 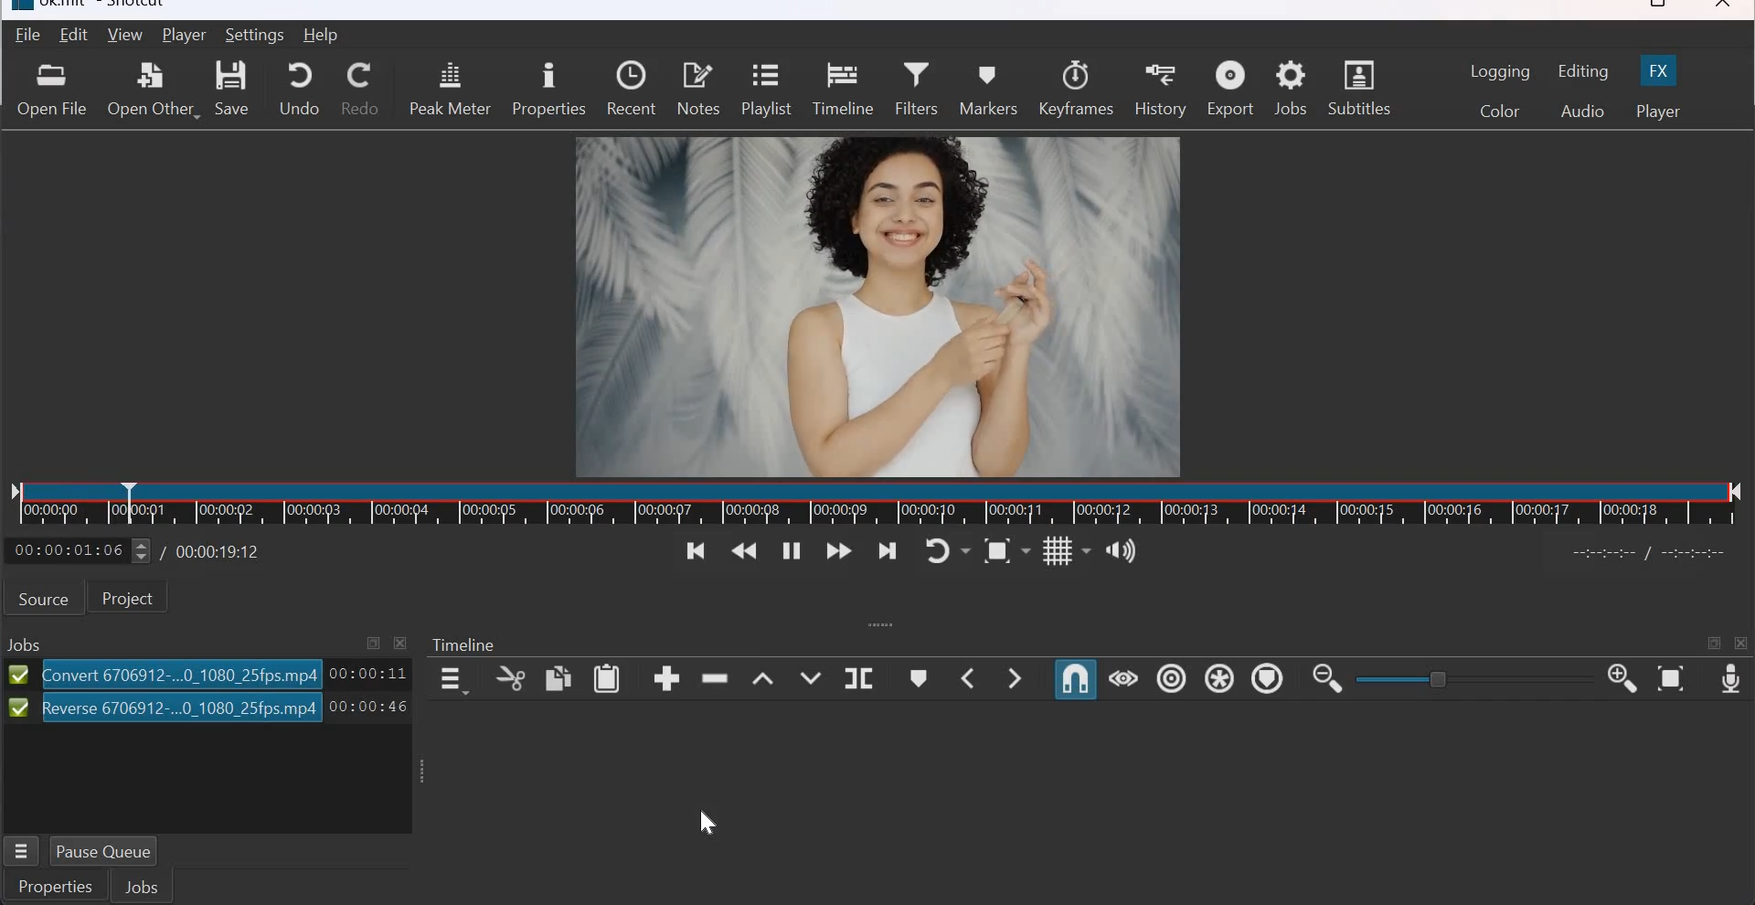 What do you see at coordinates (1660, 69) in the screenshot?
I see `FX` at bounding box center [1660, 69].